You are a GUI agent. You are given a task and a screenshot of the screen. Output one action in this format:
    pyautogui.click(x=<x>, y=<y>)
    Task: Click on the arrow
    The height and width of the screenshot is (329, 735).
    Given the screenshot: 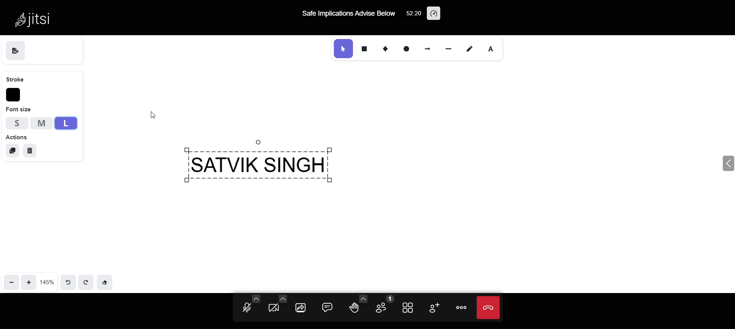 What is the action you would take?
    pyautogui.click(x=428, y=47)
    